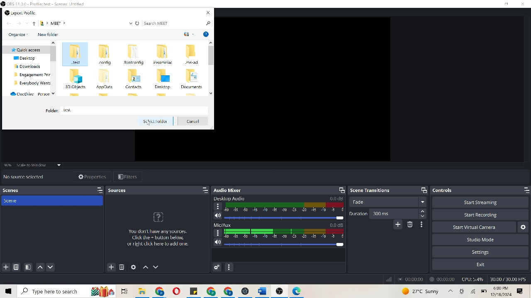 The width and height of the screenshot is (531, 298). What do you see at coordinates (105, 79) in the screenshot?
I see `AppData` at bounding box center [105, 79].